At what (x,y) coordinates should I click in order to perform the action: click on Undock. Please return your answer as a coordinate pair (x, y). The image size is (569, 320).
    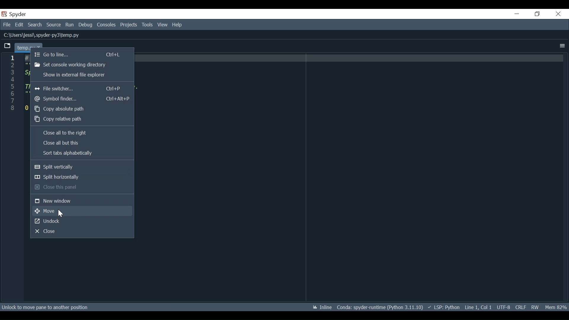
    Looking at the image, I should click on (82, 222).